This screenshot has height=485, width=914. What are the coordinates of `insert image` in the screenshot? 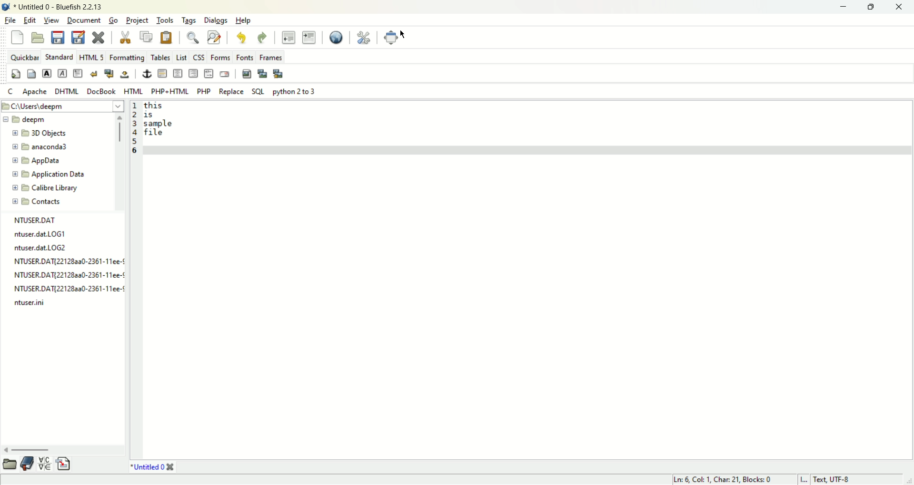 It's located at (247, 74).